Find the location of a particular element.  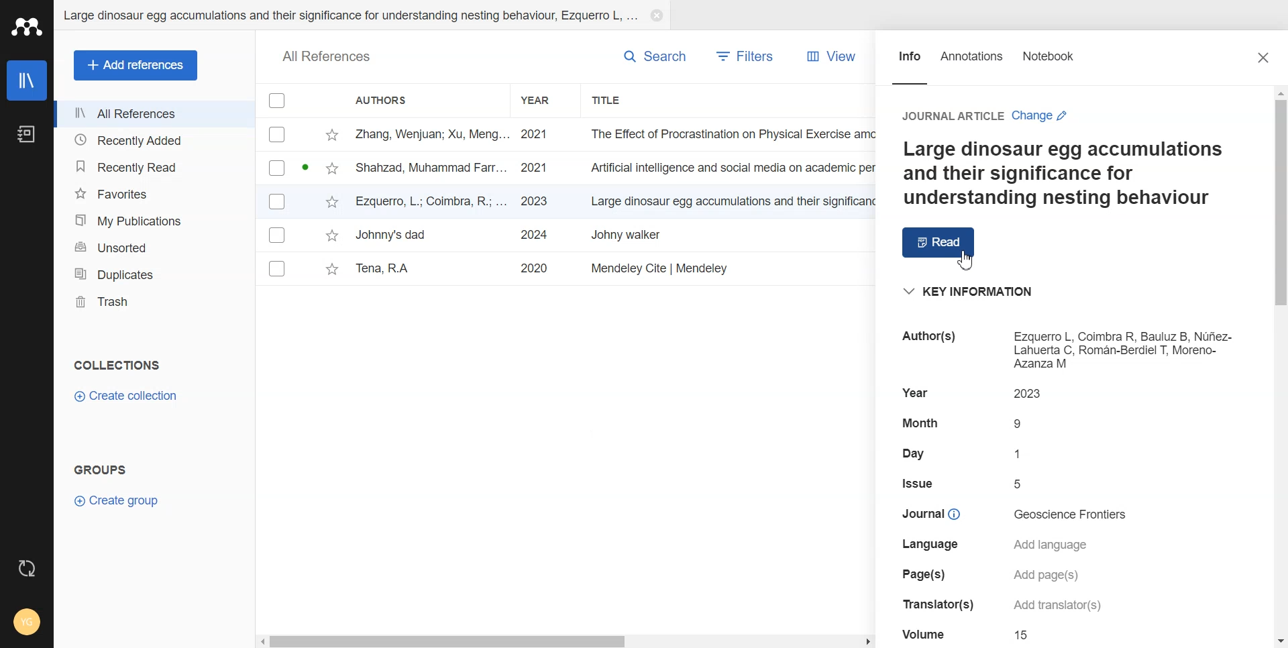

Trash is located at coordinates (153, 302).